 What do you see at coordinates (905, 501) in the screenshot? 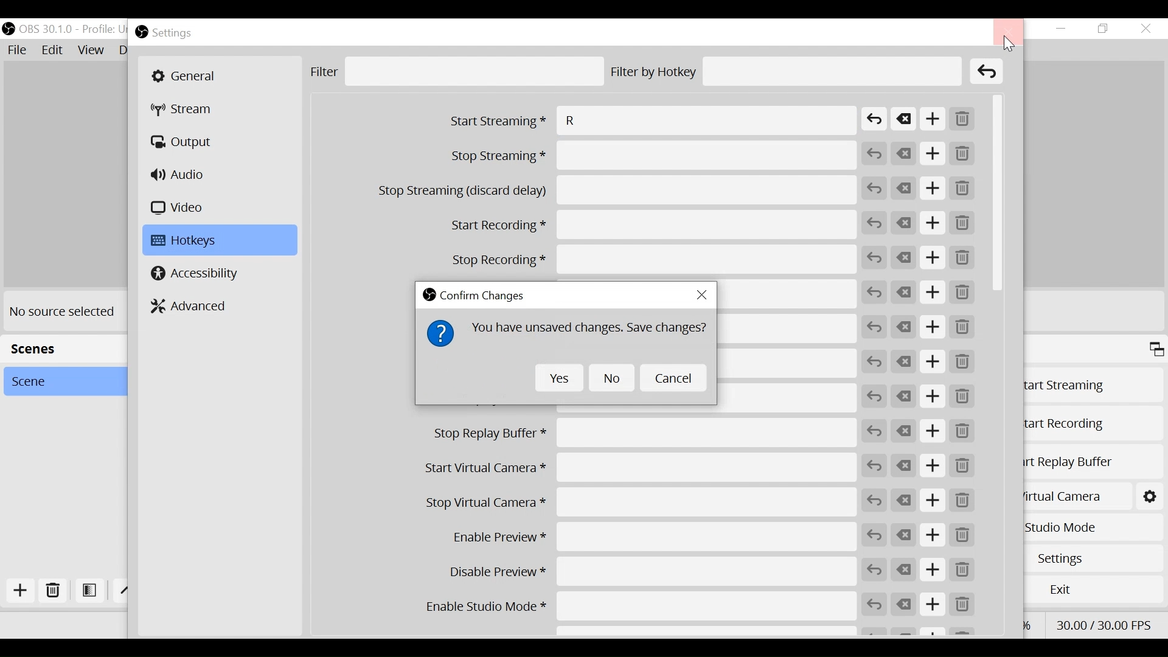
I see `Clear` at bounding box center [905, 501].